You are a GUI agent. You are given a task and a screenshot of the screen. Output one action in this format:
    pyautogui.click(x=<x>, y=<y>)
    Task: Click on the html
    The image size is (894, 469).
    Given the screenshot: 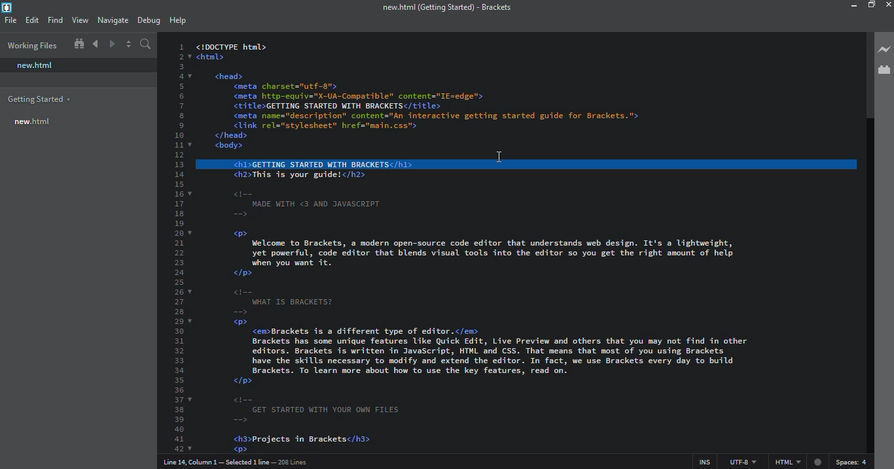 What is the action you would take?
    pyautogui.click(x=797, y=462)
    